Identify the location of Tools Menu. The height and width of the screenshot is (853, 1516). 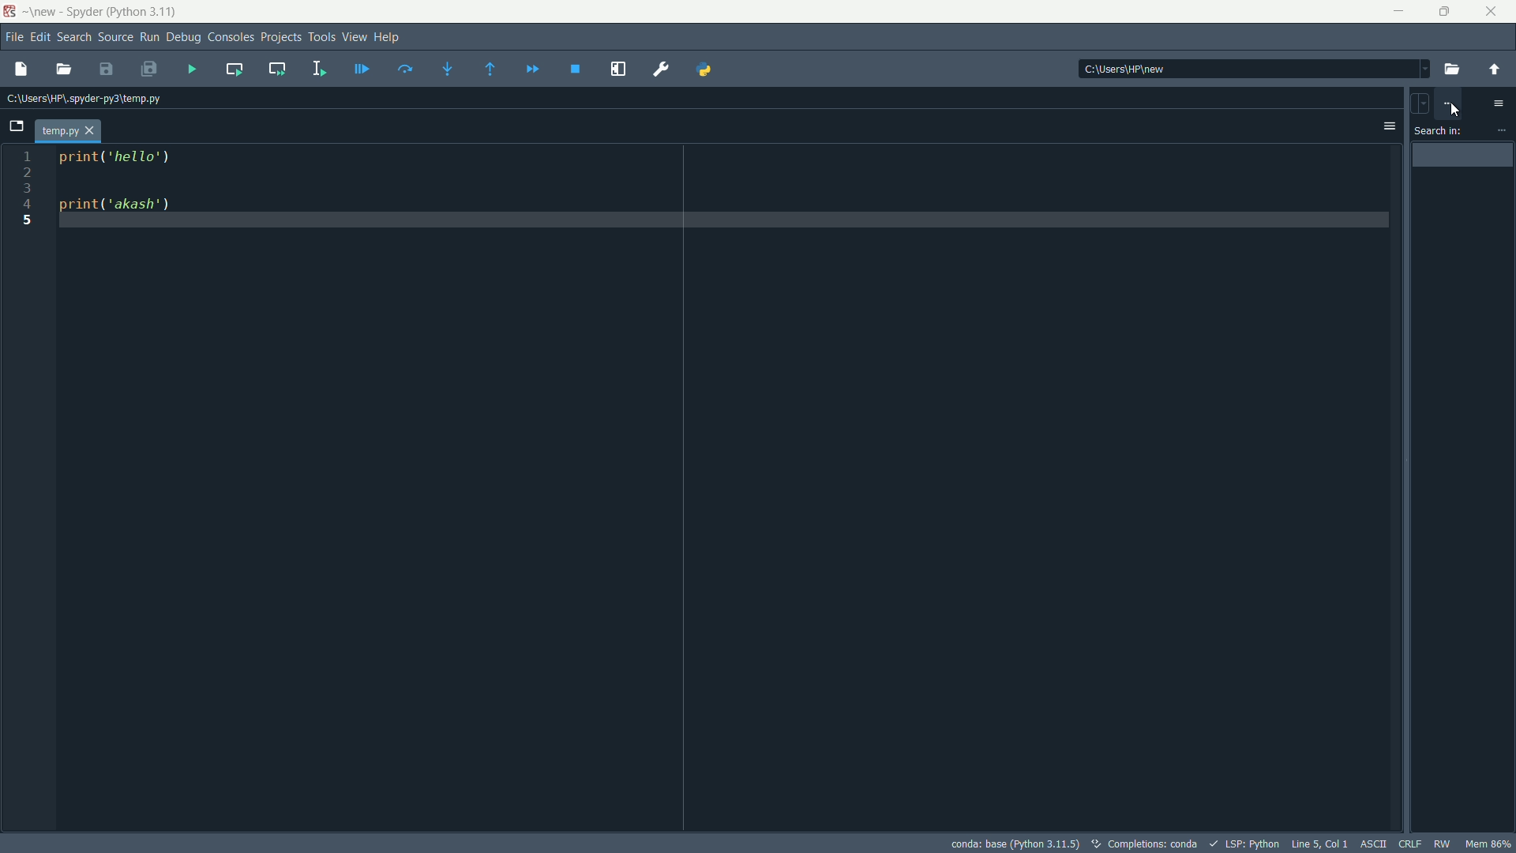
(320, 36).